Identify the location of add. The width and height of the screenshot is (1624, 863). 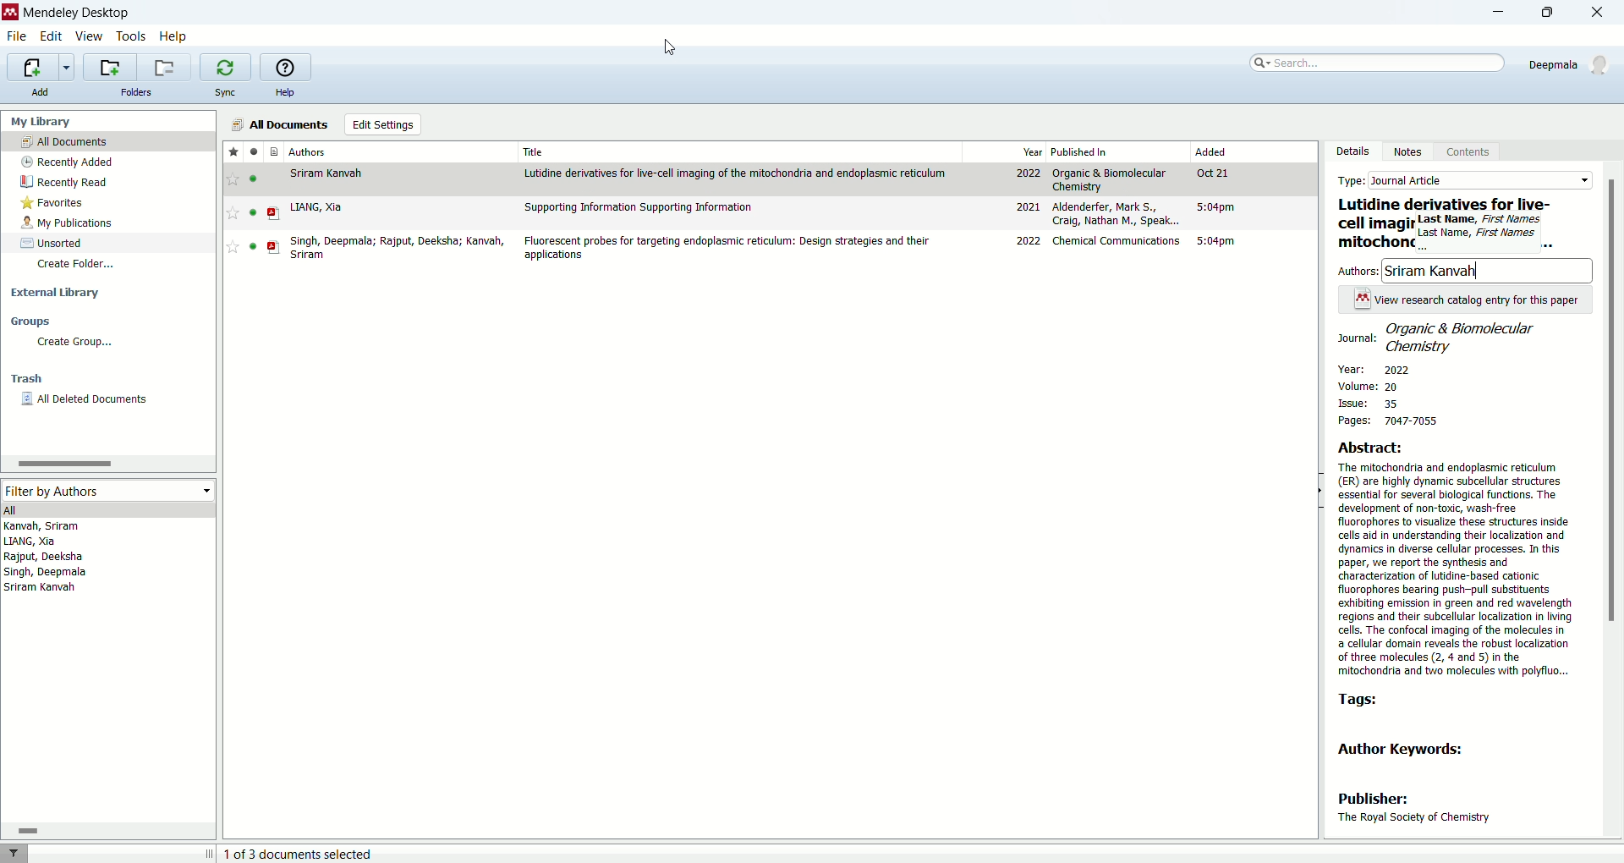
(46, 94).